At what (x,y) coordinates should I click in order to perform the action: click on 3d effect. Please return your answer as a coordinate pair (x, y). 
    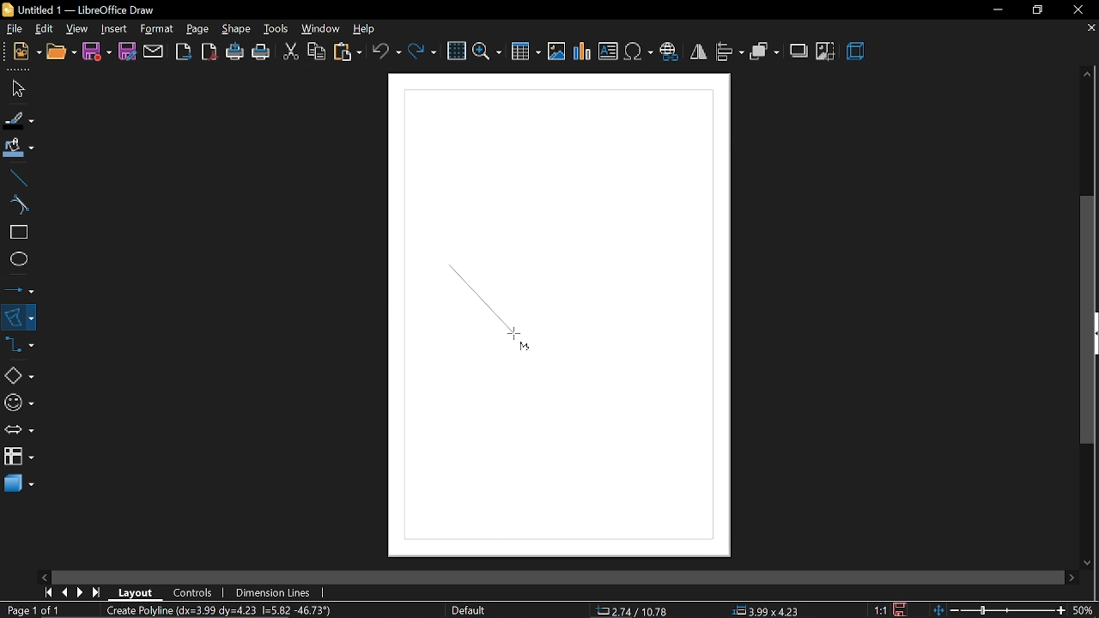
    Looking at the image, I should click on (856, 51).